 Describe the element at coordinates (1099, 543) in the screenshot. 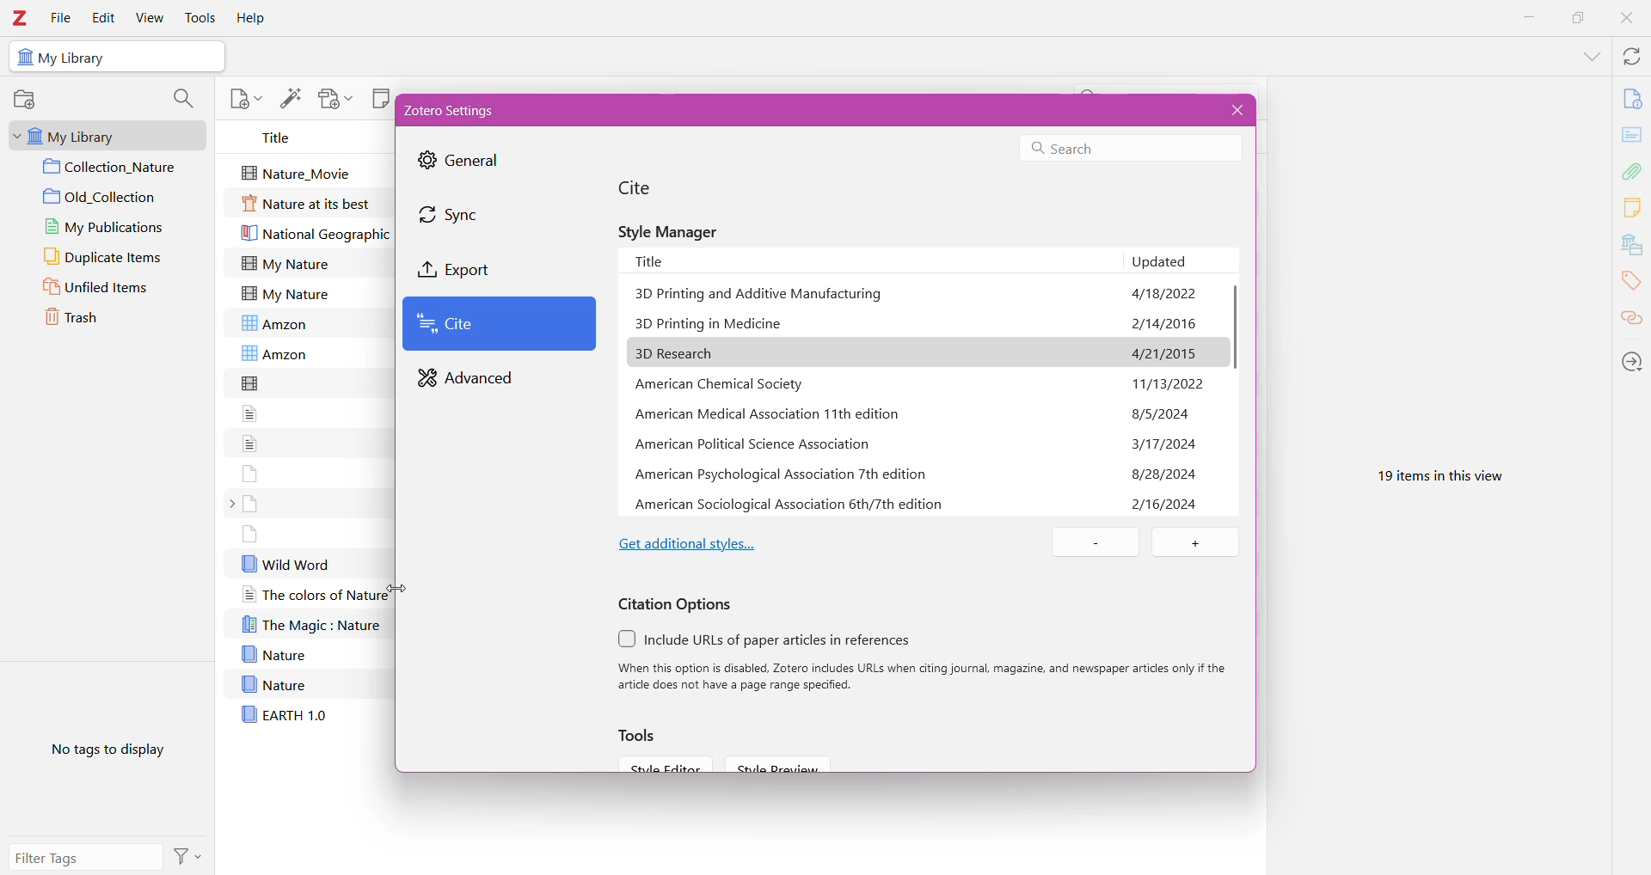

I see `Delete a selected file` at that location.